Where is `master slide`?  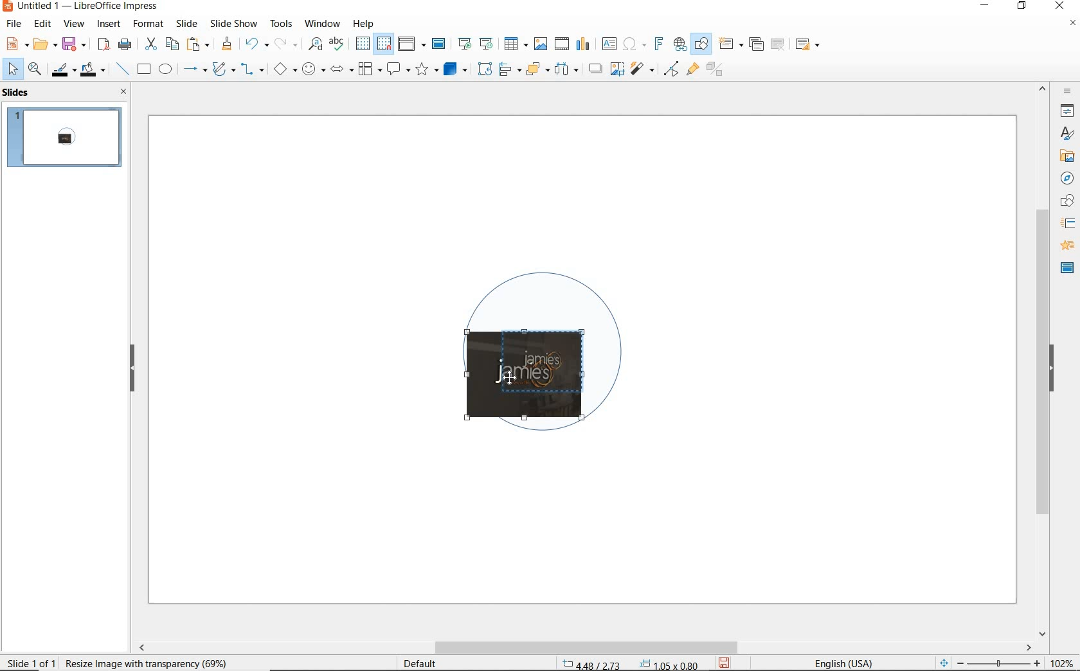 master slide is located at coordinates (440, 44).